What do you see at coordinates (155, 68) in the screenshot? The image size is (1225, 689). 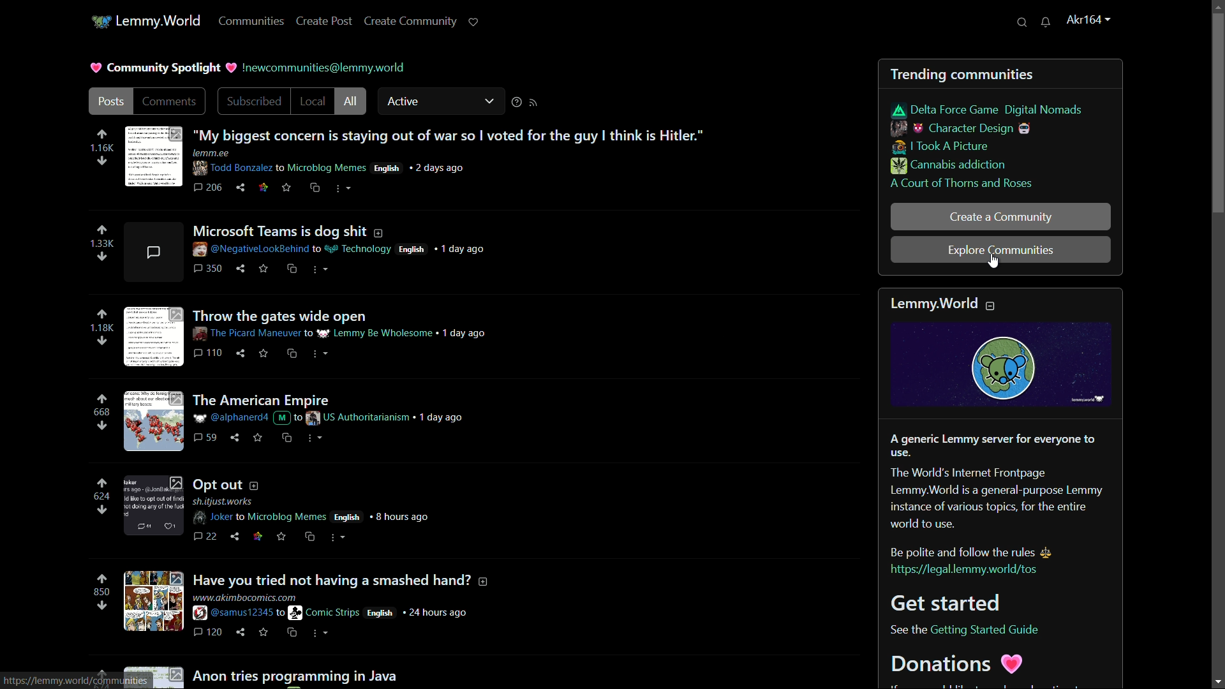 I see `community spotlight` at bounding box center [155, 68].